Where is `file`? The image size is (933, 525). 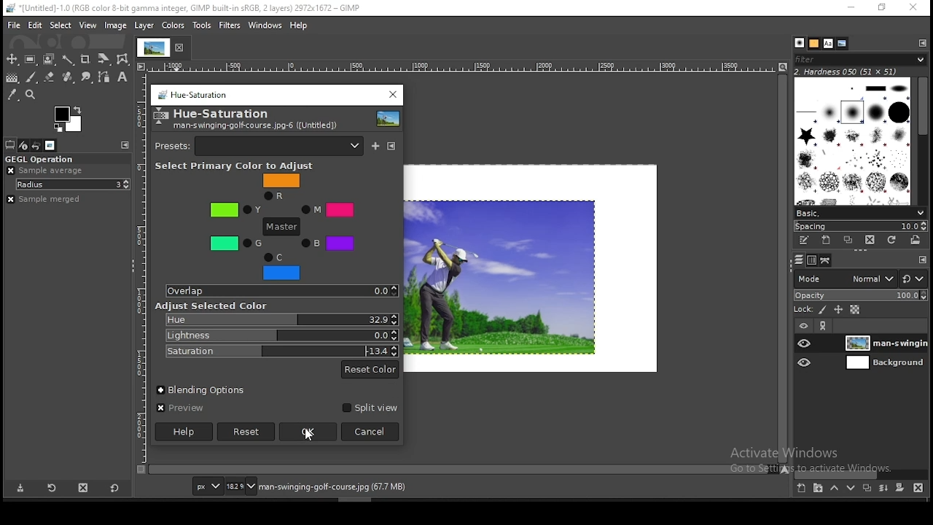 file is located at coordinates (15, 24).